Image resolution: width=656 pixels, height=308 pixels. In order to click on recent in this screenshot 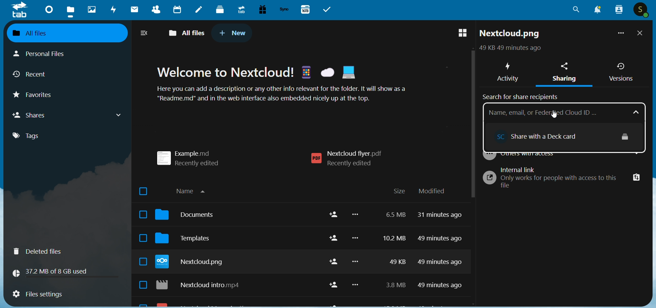, I will do `click(32, 75)`.